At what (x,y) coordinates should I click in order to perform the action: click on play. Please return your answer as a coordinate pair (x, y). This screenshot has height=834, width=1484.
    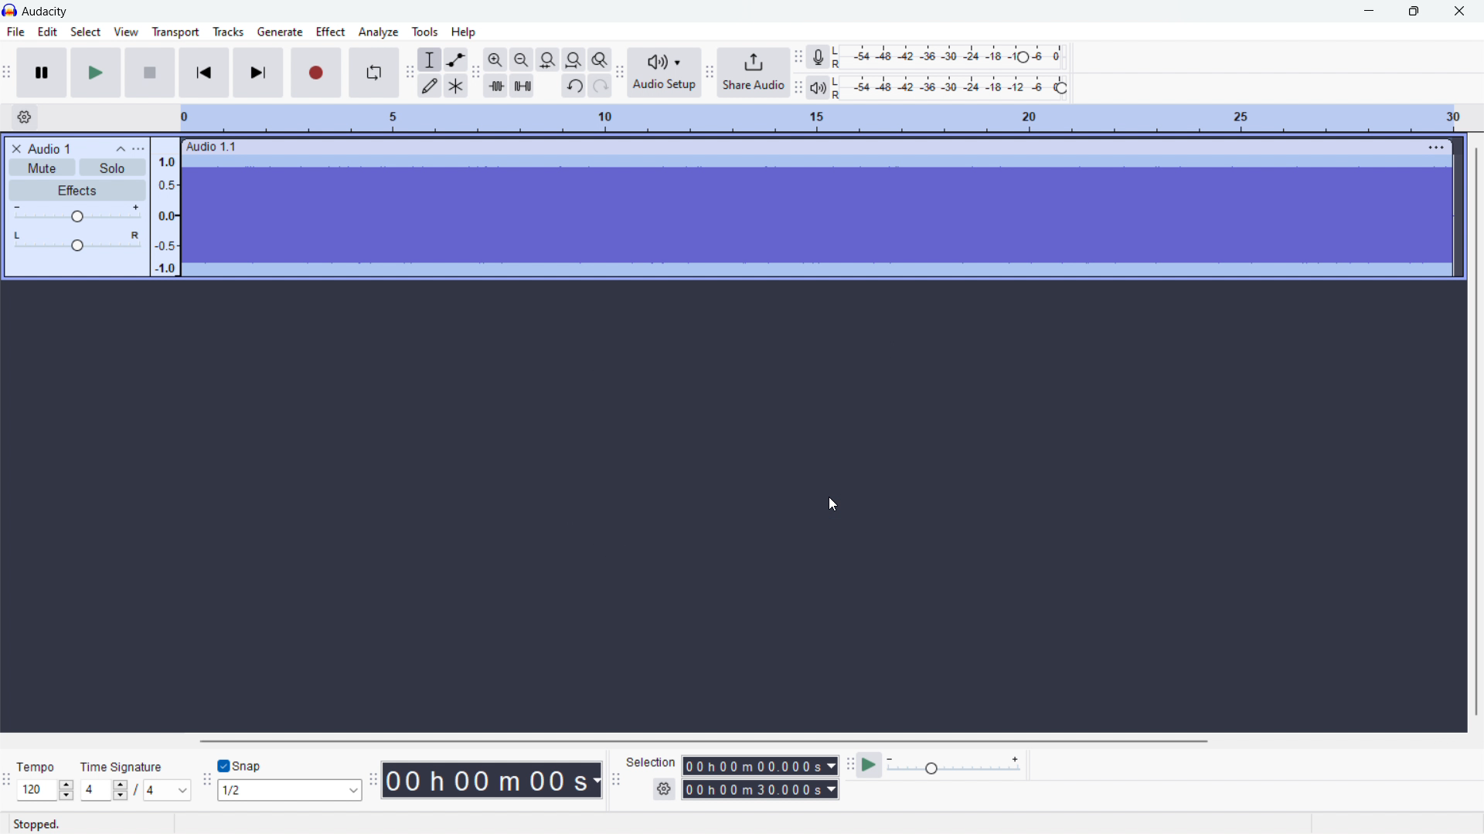
    Looking at the image, I should click on (96, 73).